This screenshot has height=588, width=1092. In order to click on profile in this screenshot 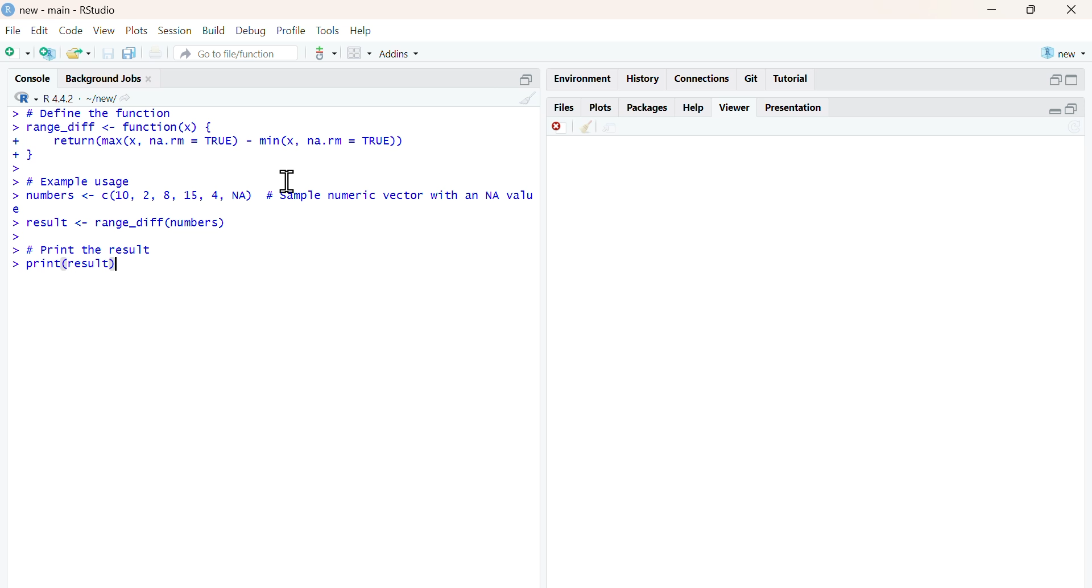, I will do `click(292, 31)`.